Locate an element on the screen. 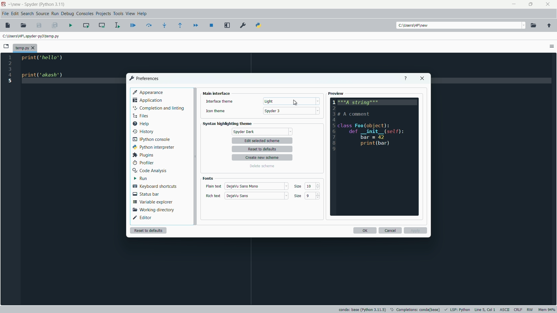 This screenshot has width=557, height=313. completion and linting is located at coordinates (158, 108).